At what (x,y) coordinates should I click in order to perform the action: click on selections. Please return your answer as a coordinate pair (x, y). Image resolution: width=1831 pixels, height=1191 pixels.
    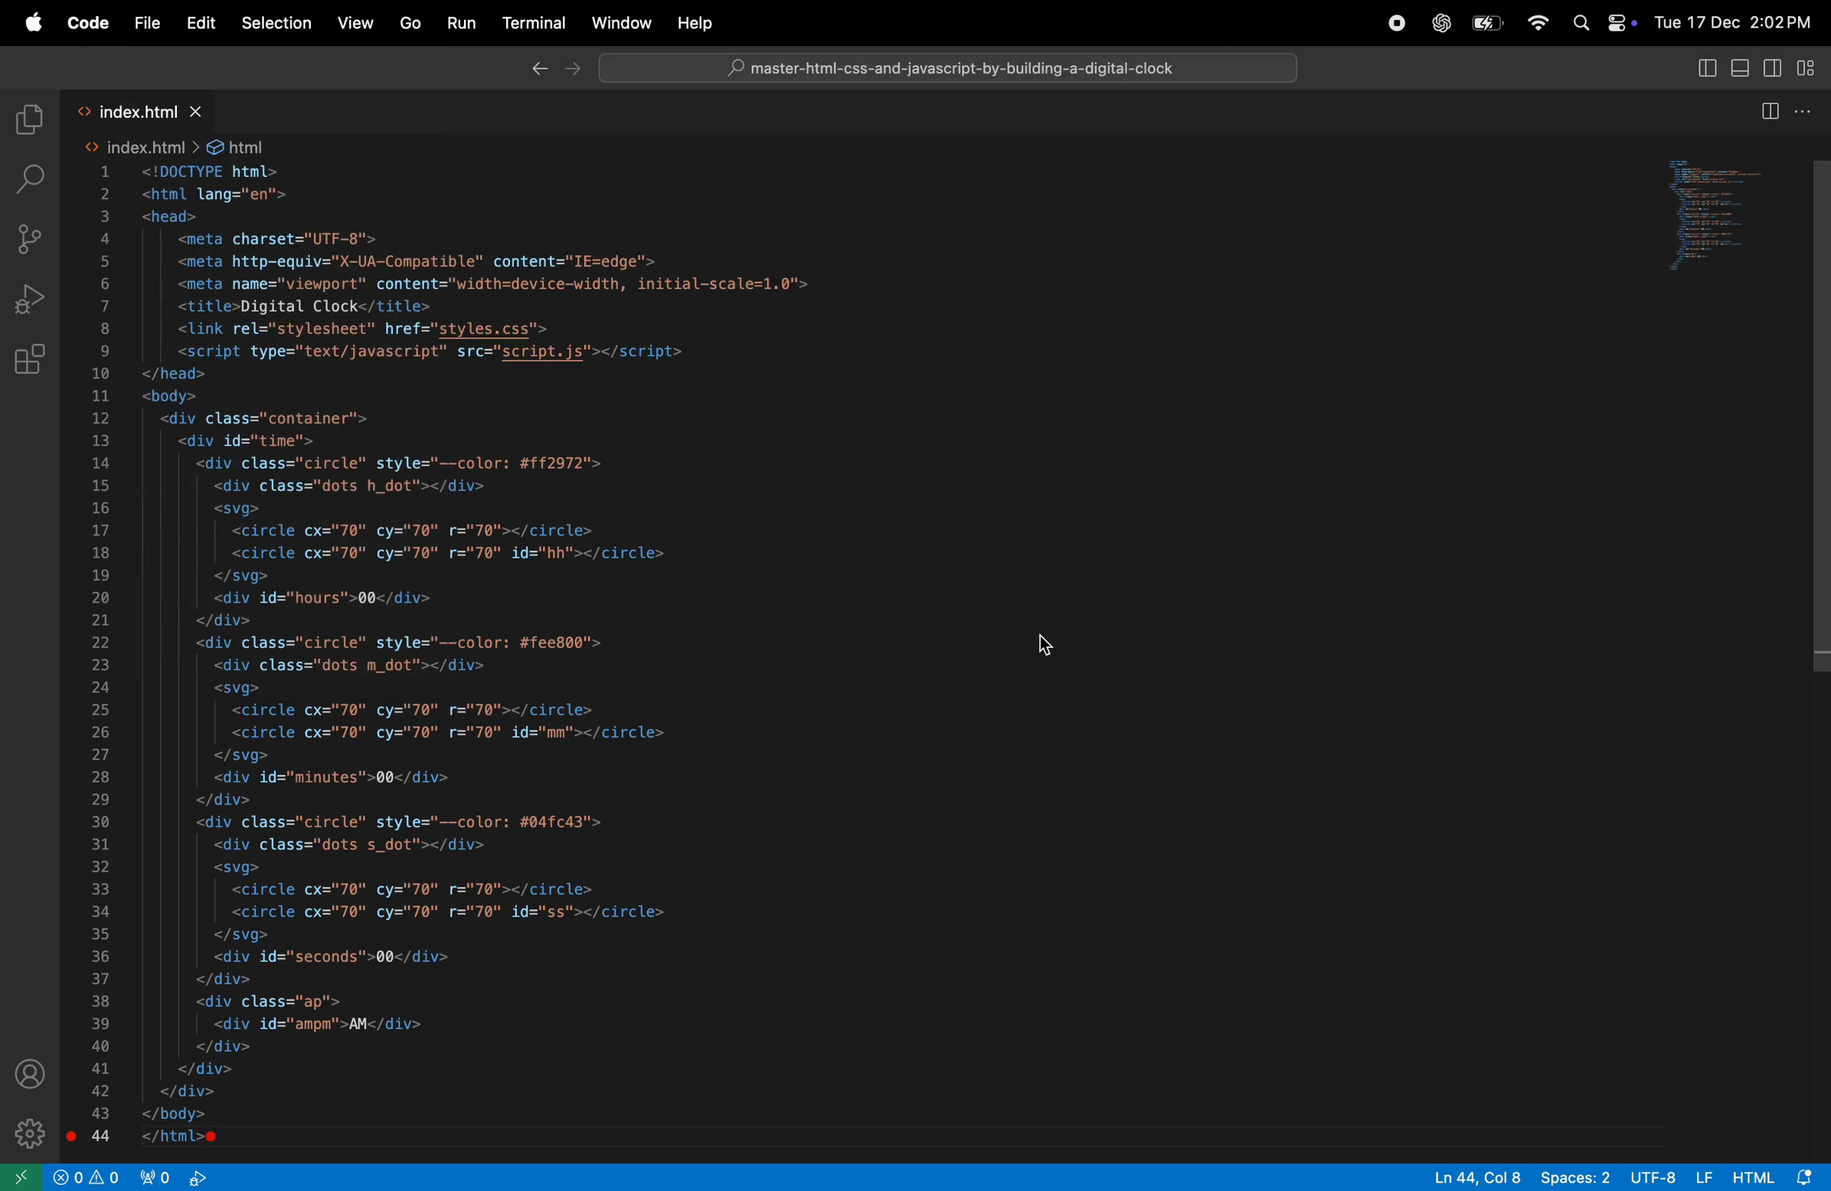
    Looking at the image, I should click on (279, 25).